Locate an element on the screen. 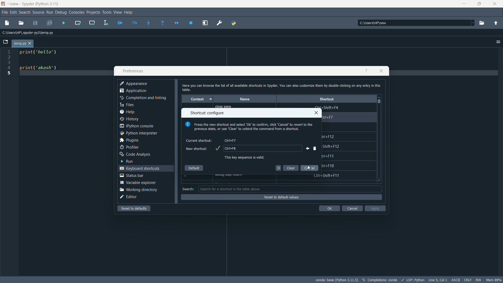 The image size is (503, 283). text is located at coordinates (382, 280).